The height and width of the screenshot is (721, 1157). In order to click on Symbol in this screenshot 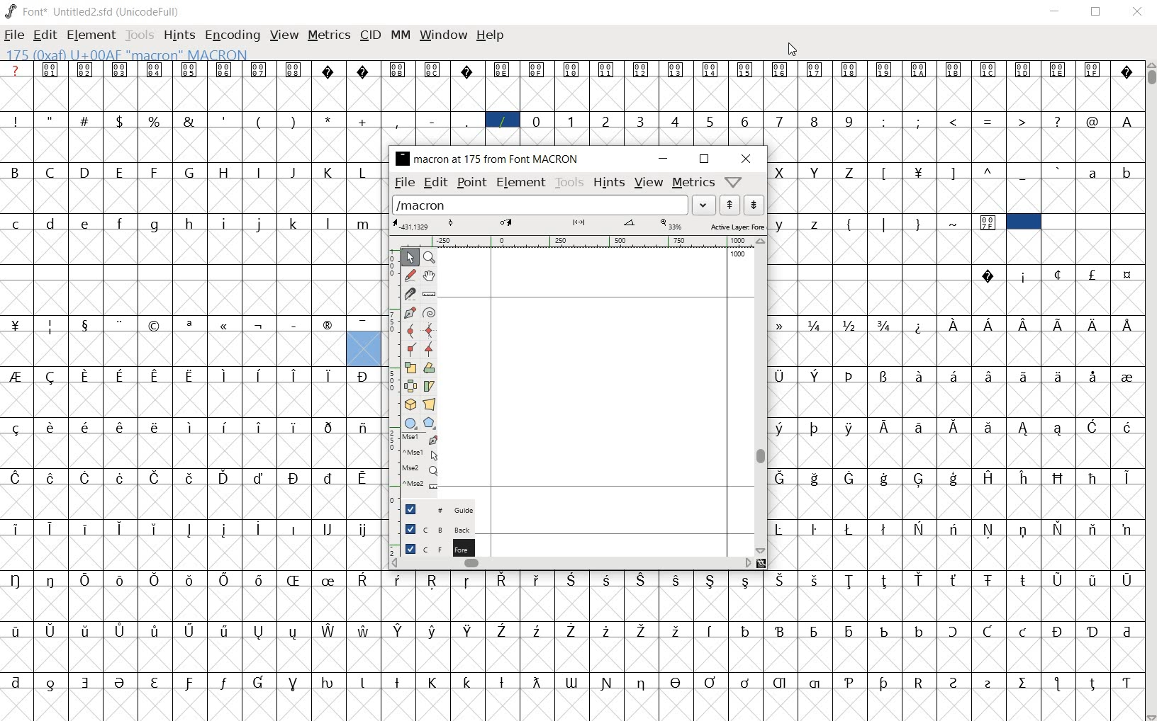, I will do `click(815, 630)`.